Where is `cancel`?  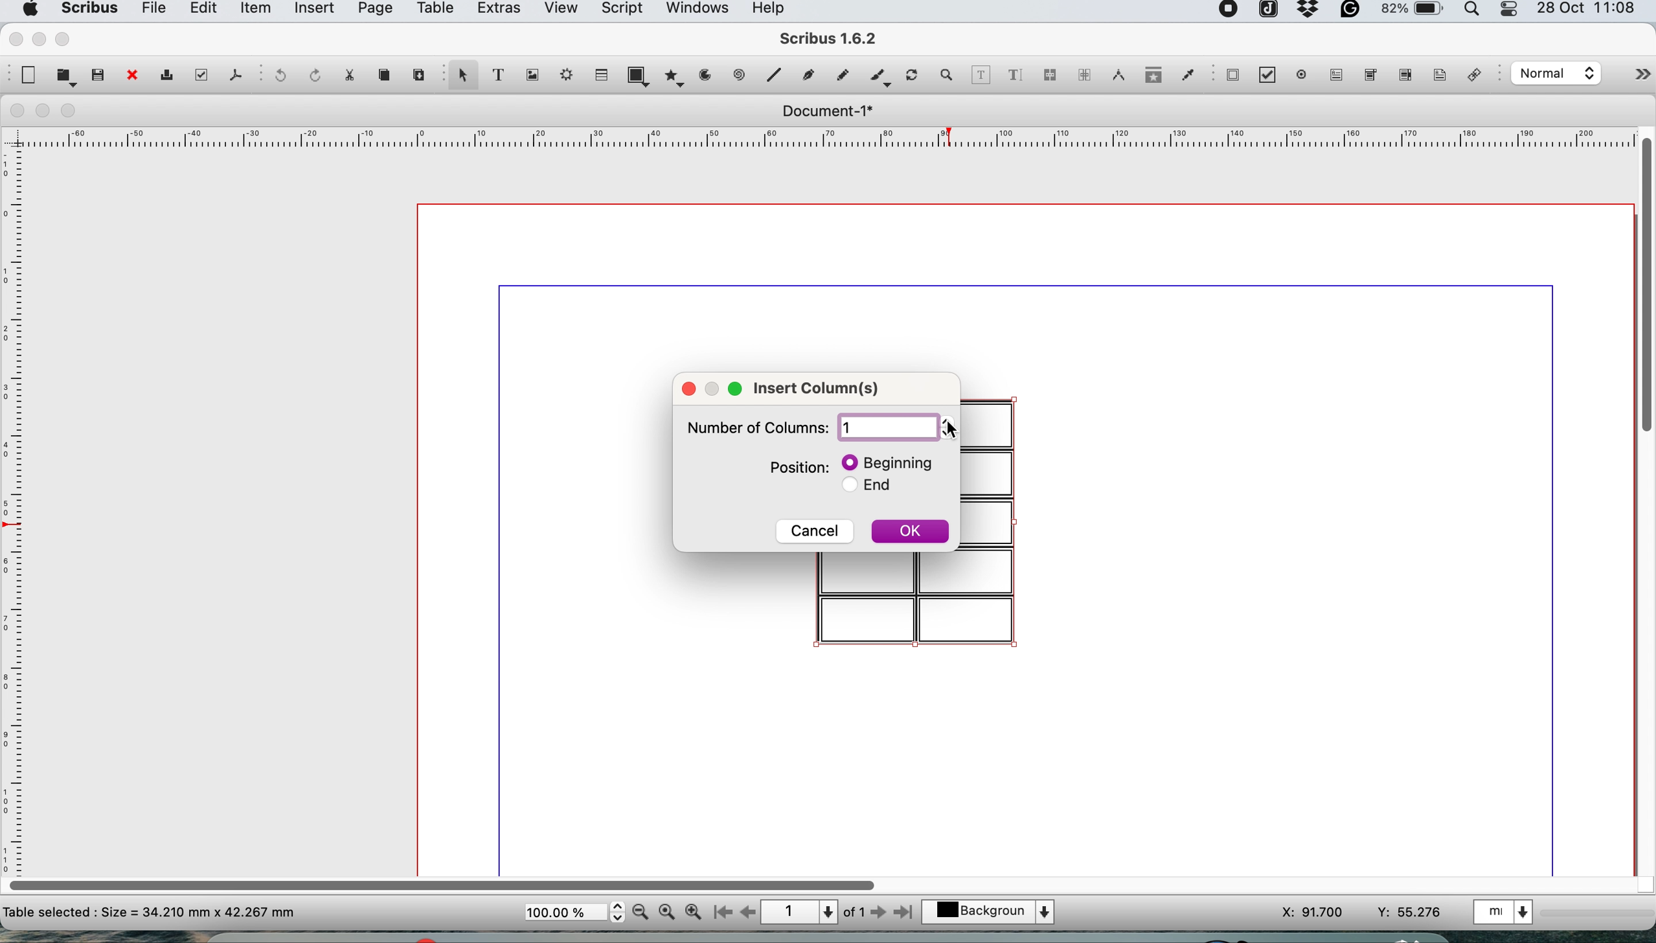
cancel is located at coordinates (814, 530).